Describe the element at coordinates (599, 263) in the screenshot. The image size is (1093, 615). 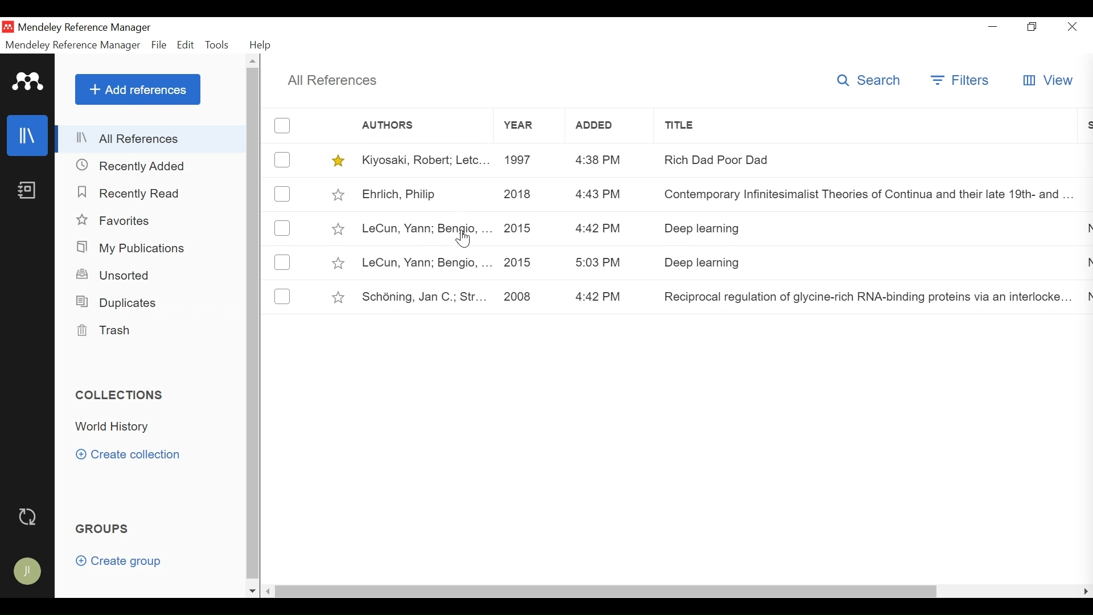
I see `5:03 PM` at that location.